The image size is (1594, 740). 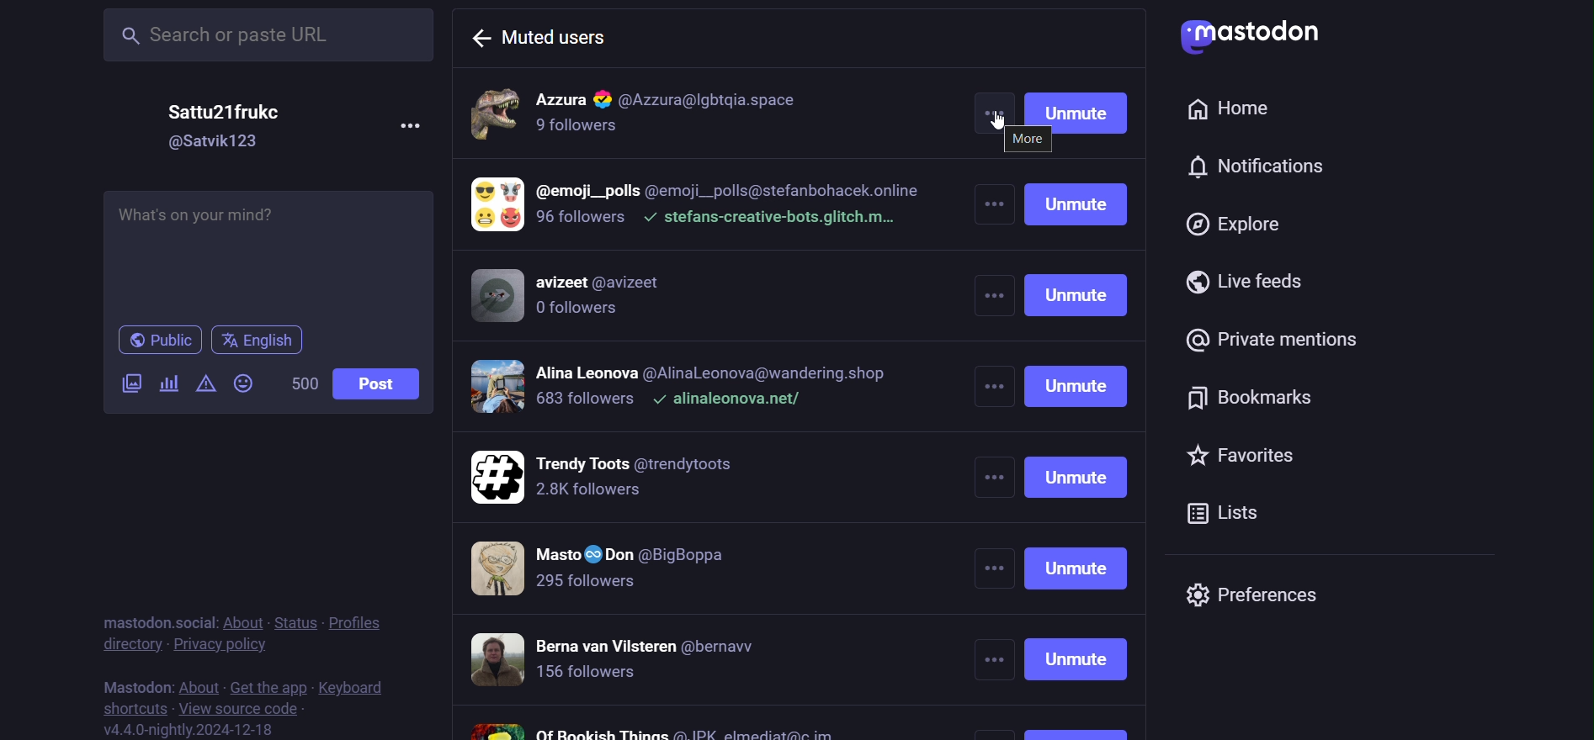 I want to click on emoji, so click(x=243, y=383).